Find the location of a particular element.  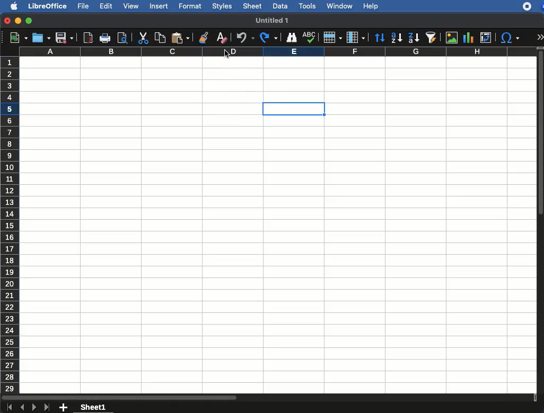

clone formatting is located at coordinates (203, 37).